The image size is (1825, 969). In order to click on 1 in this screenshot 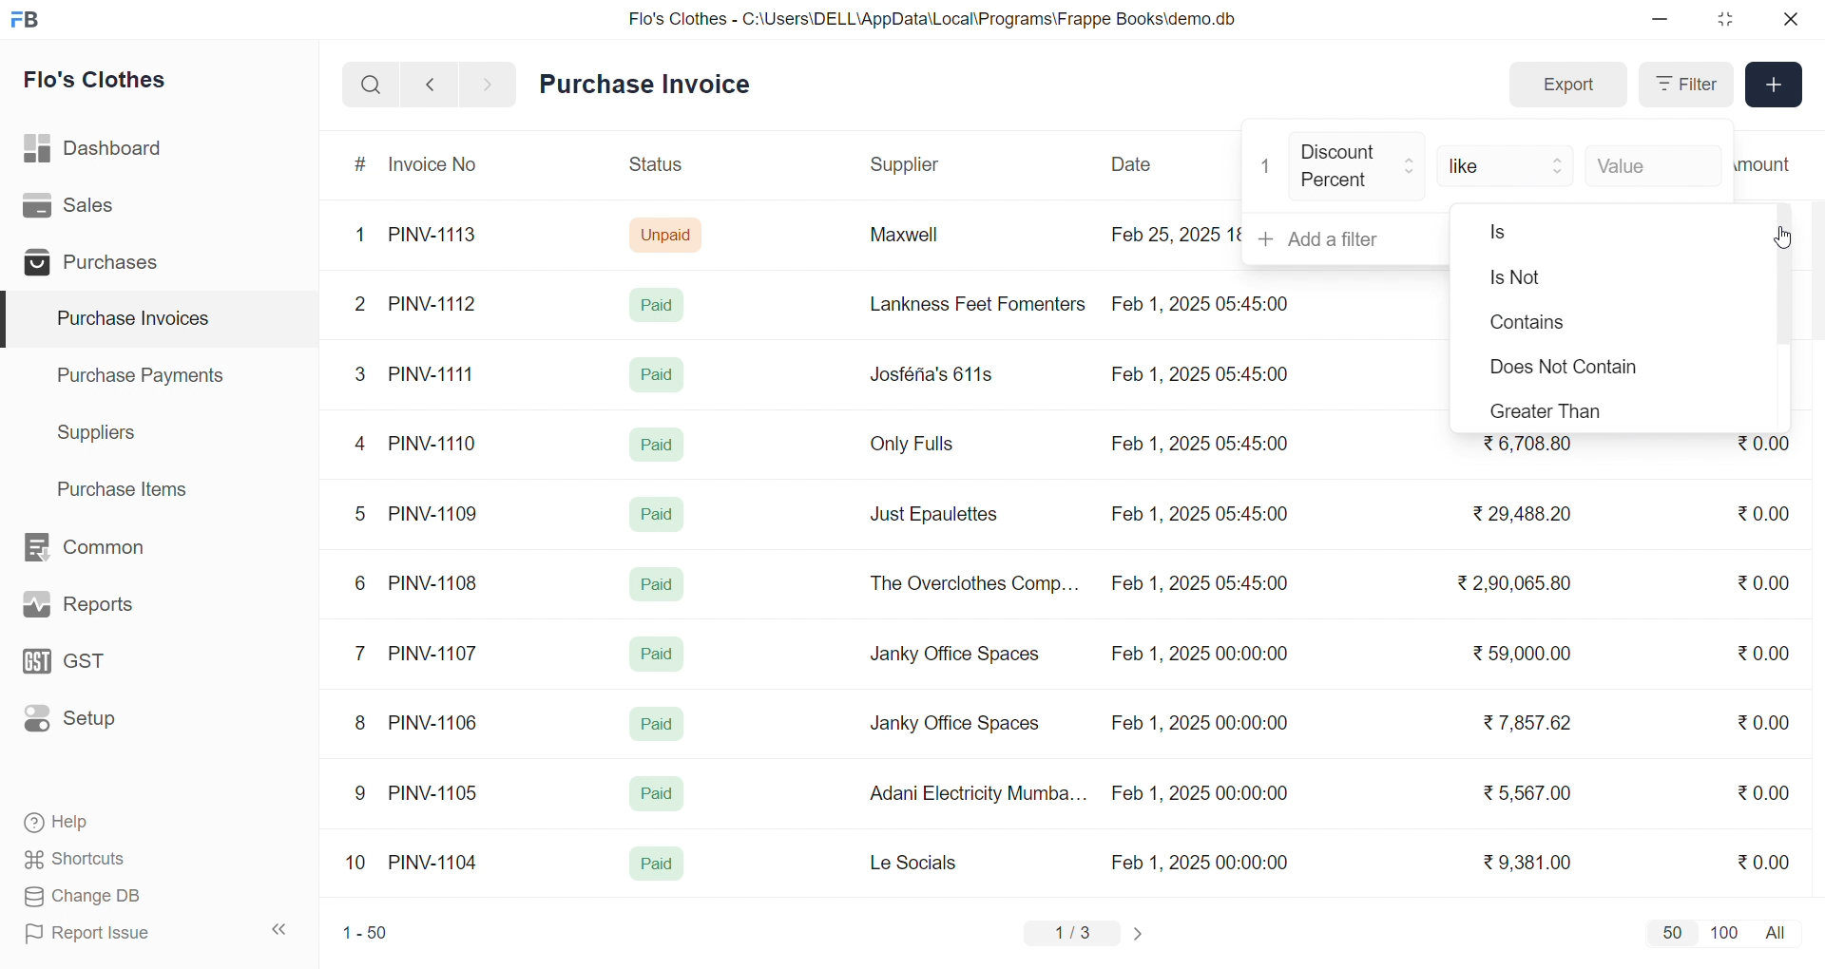, I will do `click(364, 236)`.